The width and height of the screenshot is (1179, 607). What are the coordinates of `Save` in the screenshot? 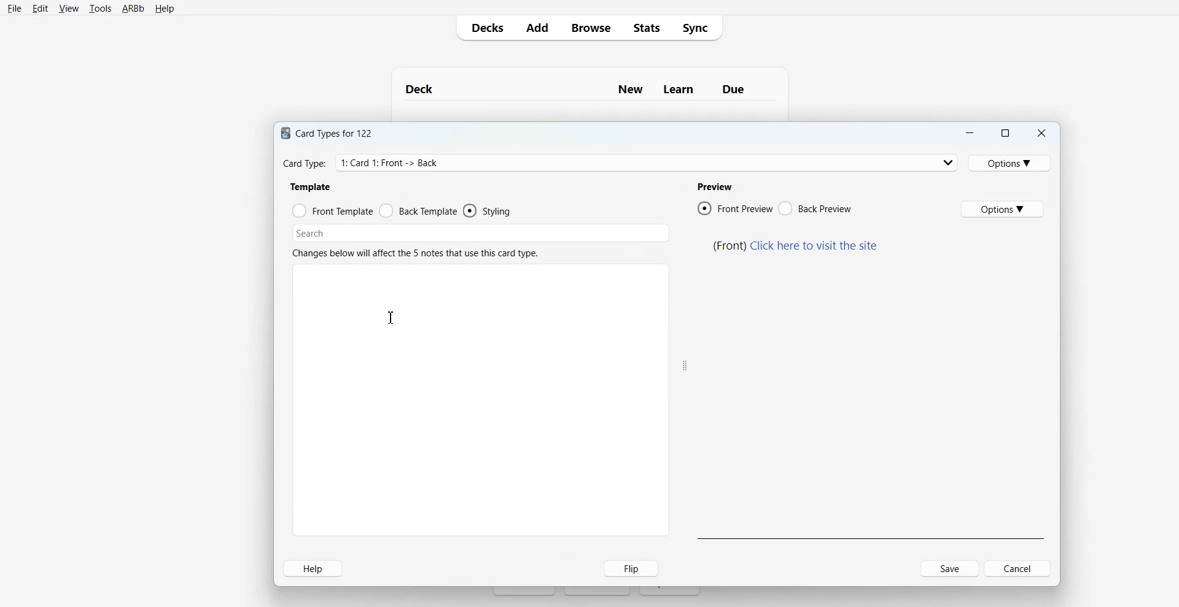 It's located at (951, 568).